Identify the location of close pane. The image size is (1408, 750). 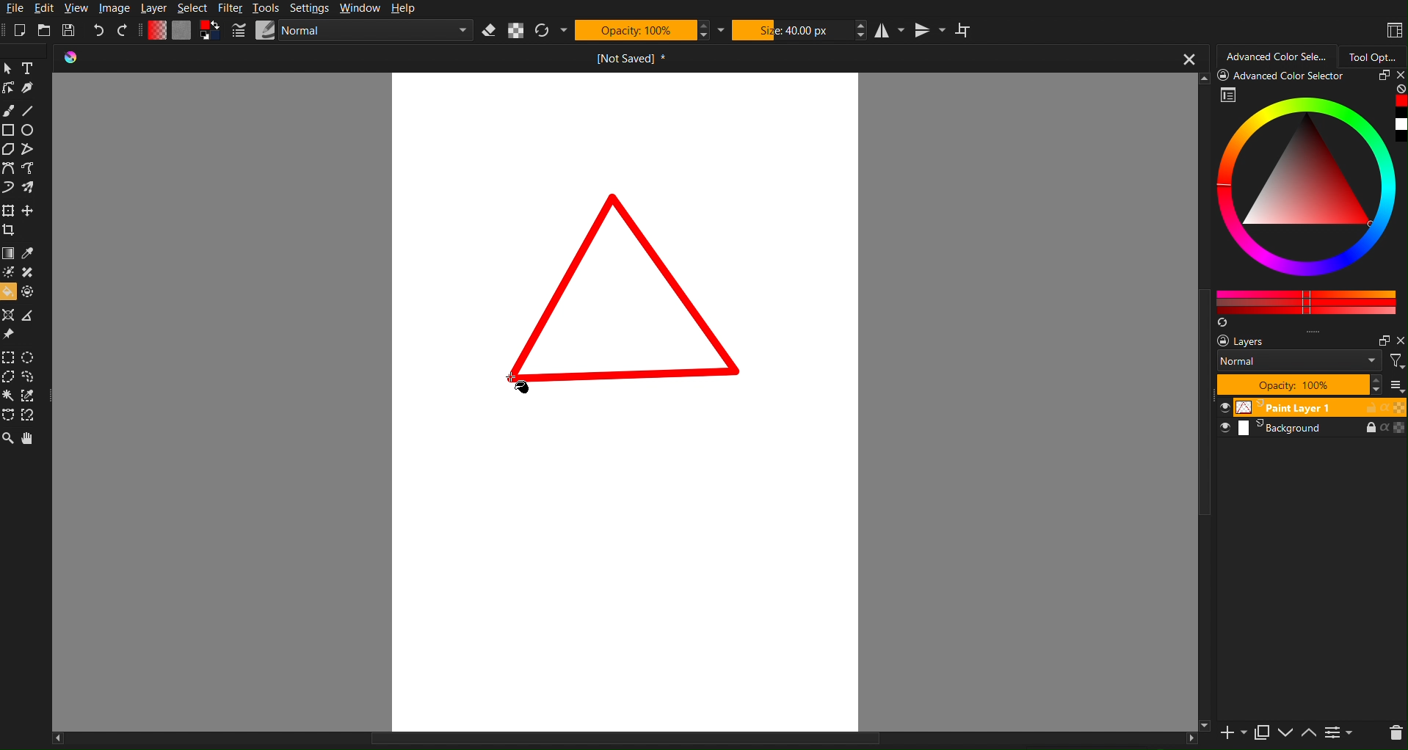
(1399, 341).